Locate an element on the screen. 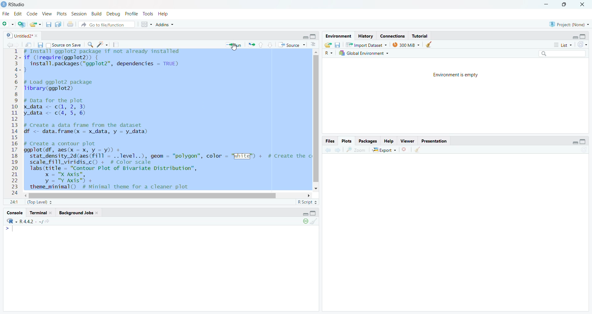 The height and width of the screenshot is (314, 592). search bar is located at coordinates (562, 55).